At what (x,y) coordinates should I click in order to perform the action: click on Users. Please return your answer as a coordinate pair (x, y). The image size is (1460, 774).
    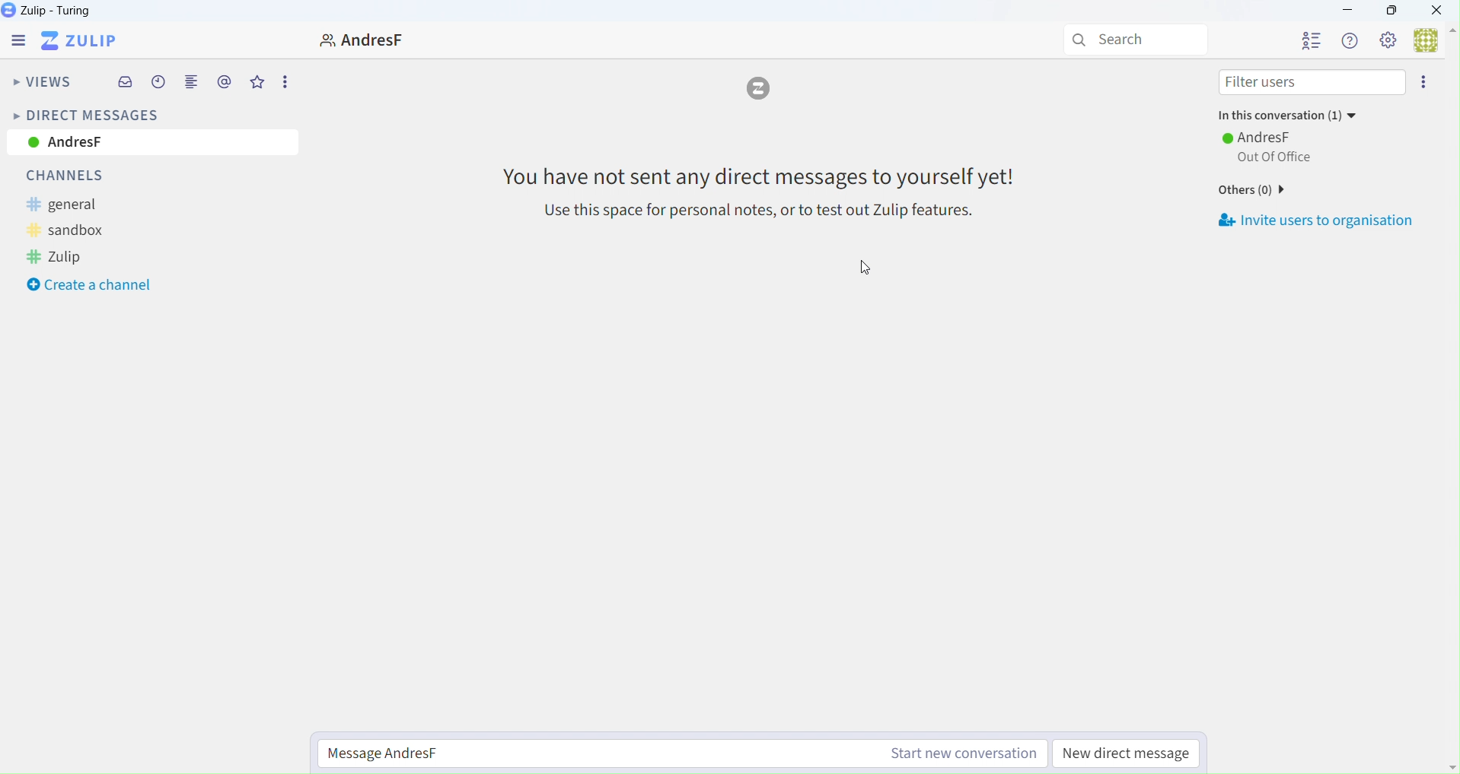
    Looking at the image, I should click on (1312, 42).